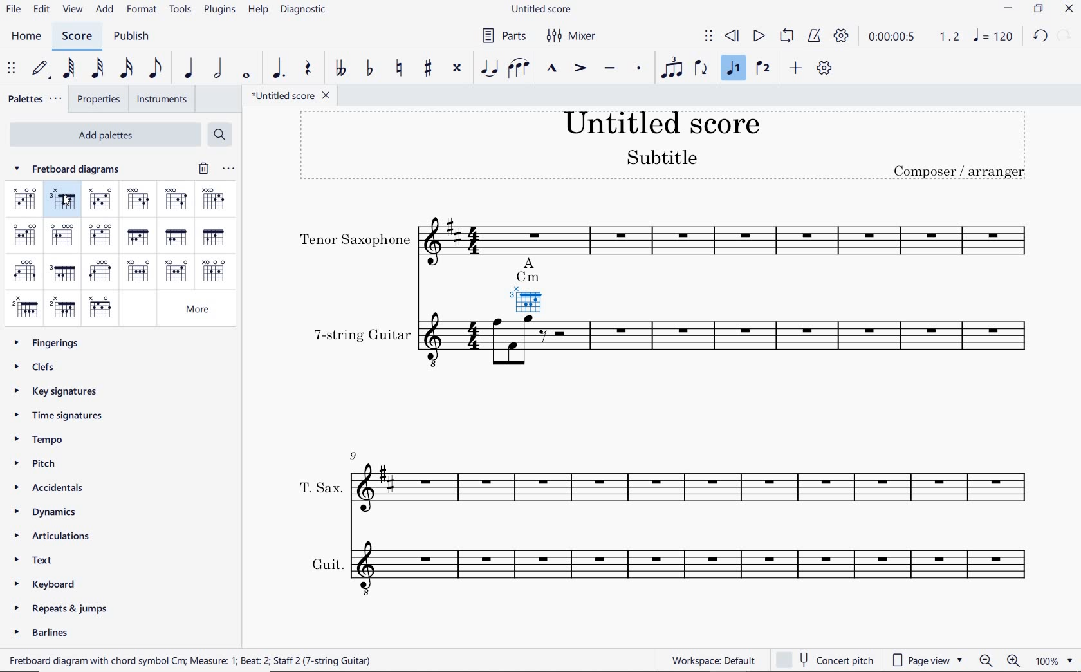  What do you see at coordinates (214, 238) in the screenshot?
I see `F7` at bounding box center [214, 238].